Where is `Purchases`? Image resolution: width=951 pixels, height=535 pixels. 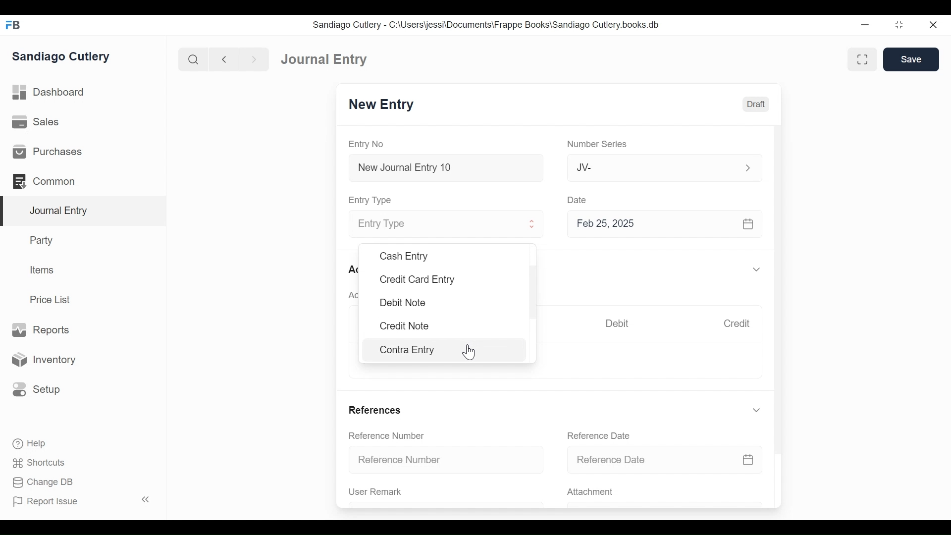
Purchases is located at coordinates (48, 152).